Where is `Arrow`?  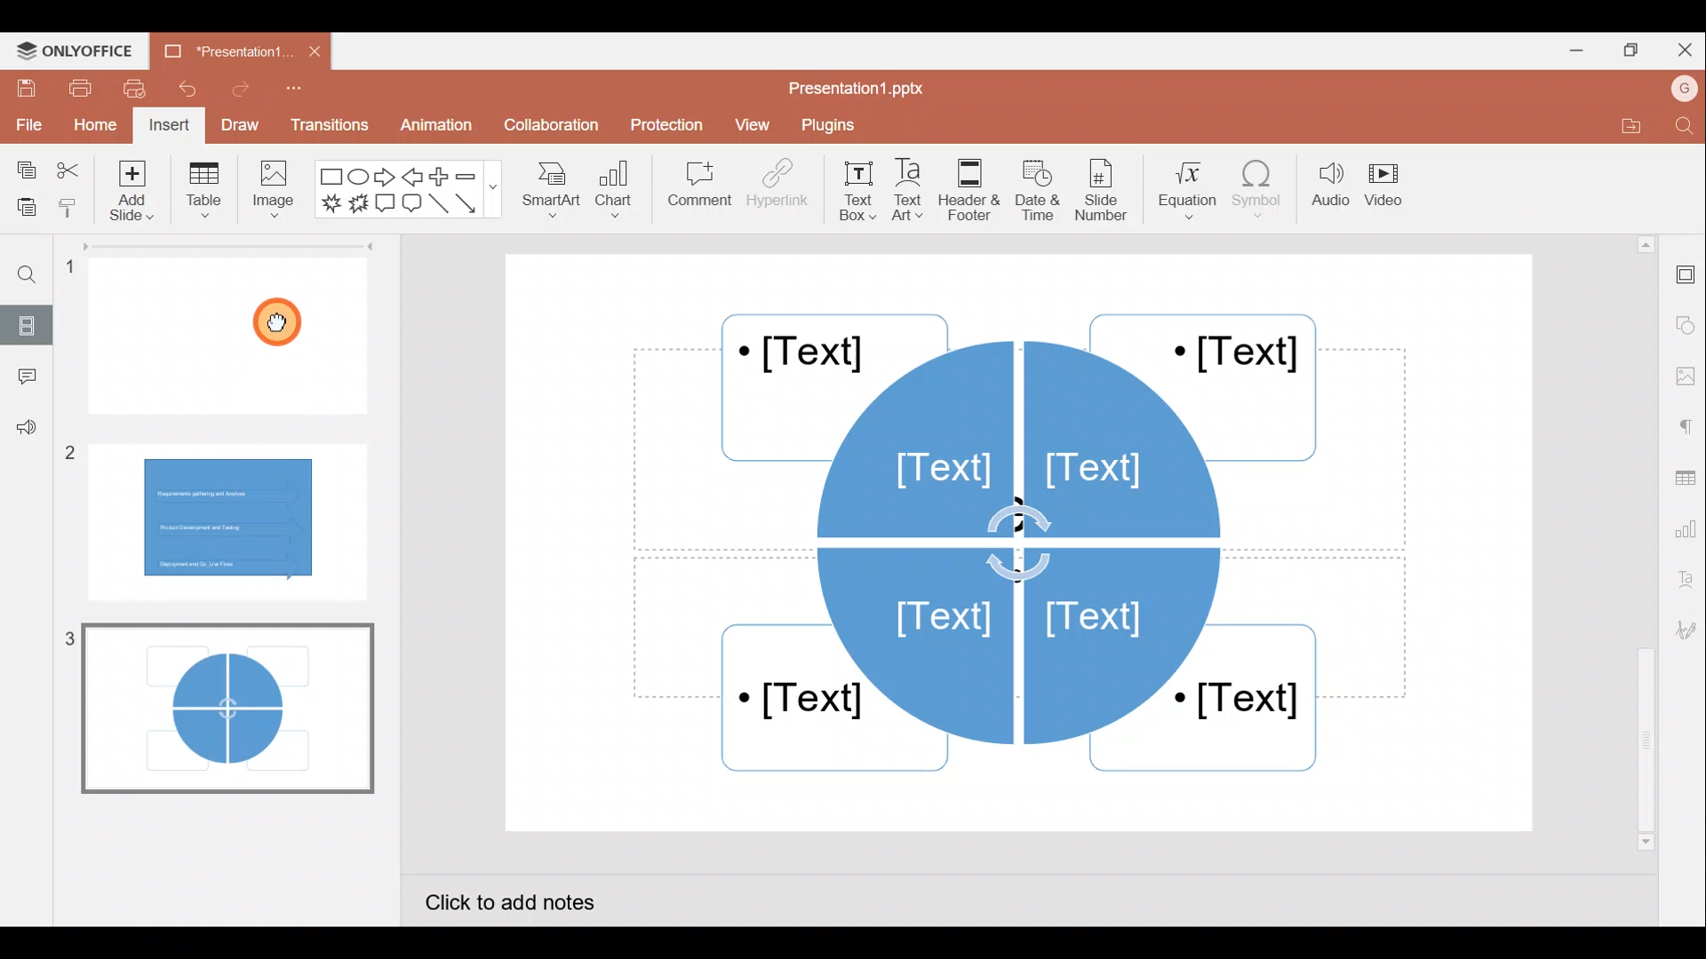 Arrow is located at coordinates (470, 203).